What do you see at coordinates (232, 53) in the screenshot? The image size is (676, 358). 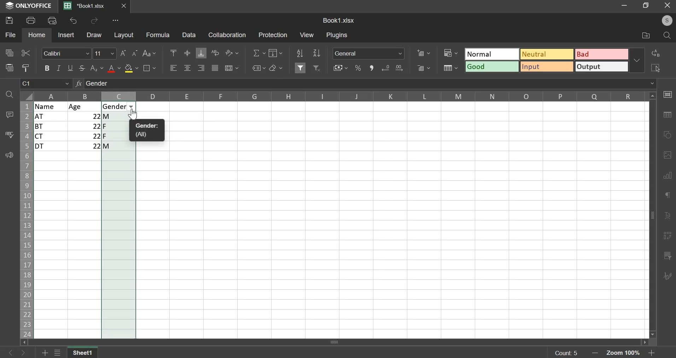 I see `orientation` at bounding box center [232, 53].